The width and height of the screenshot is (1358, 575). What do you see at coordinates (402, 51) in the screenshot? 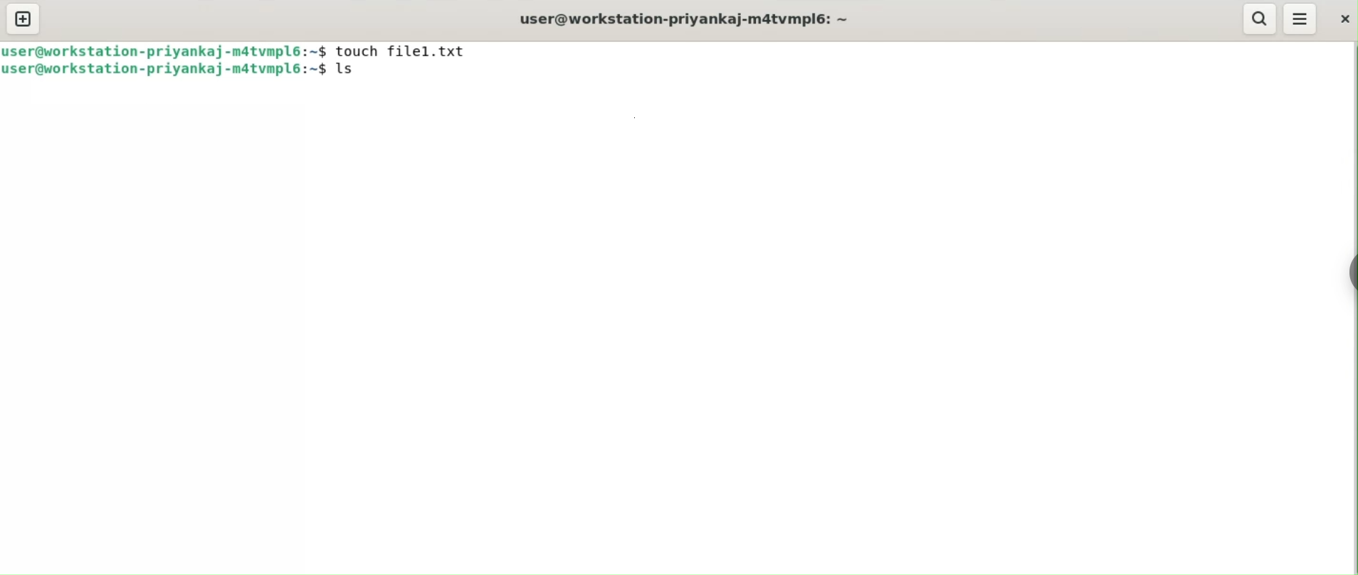
I see `touch file1.txt` at bounding box center [402, 51].